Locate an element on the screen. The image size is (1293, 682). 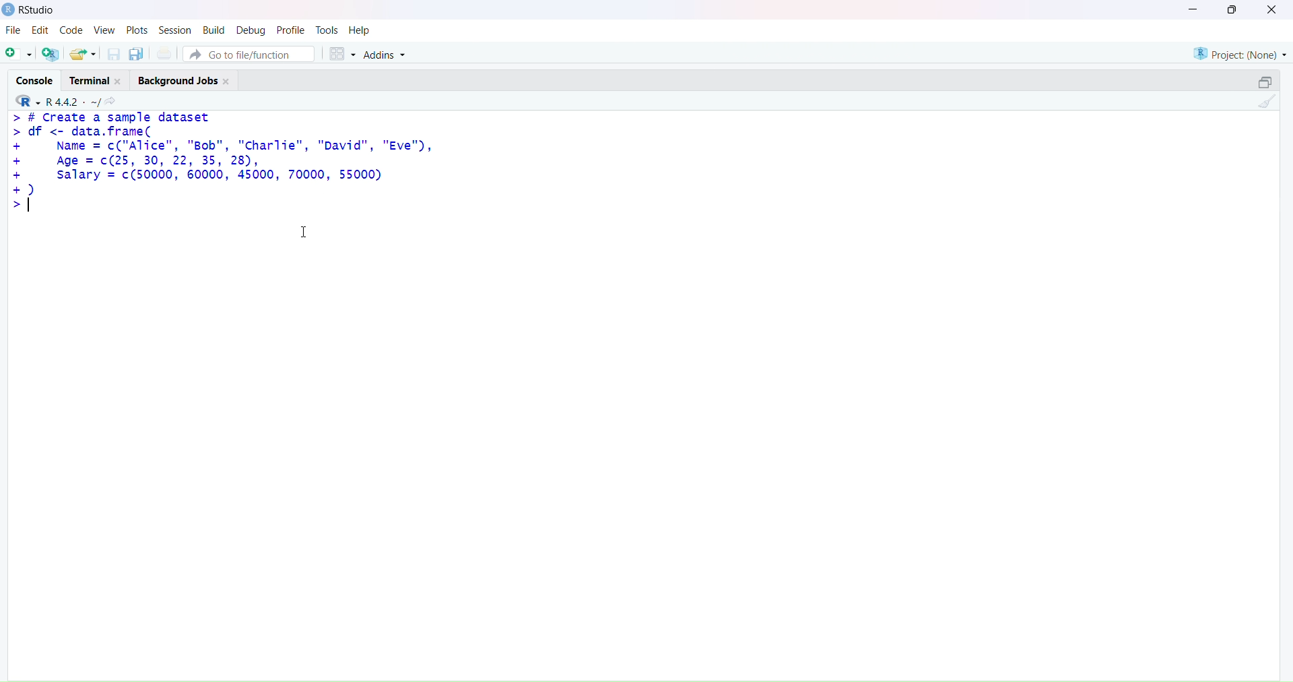
tools is located at coordinates (328, 29).